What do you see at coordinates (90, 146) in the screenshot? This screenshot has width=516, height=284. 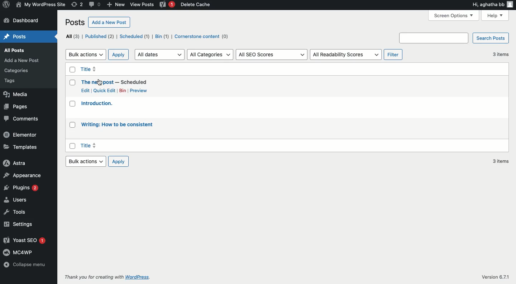 I see `Title` at bounding box center [90, 146].